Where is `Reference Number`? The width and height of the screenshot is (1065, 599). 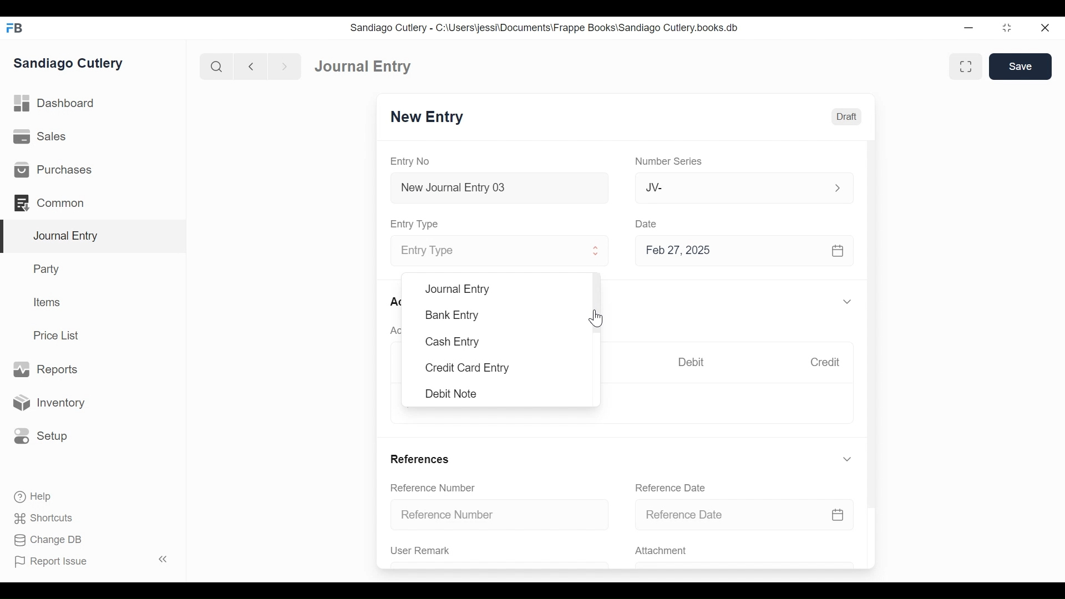
Reference Number is located at coordinates (433, 488).